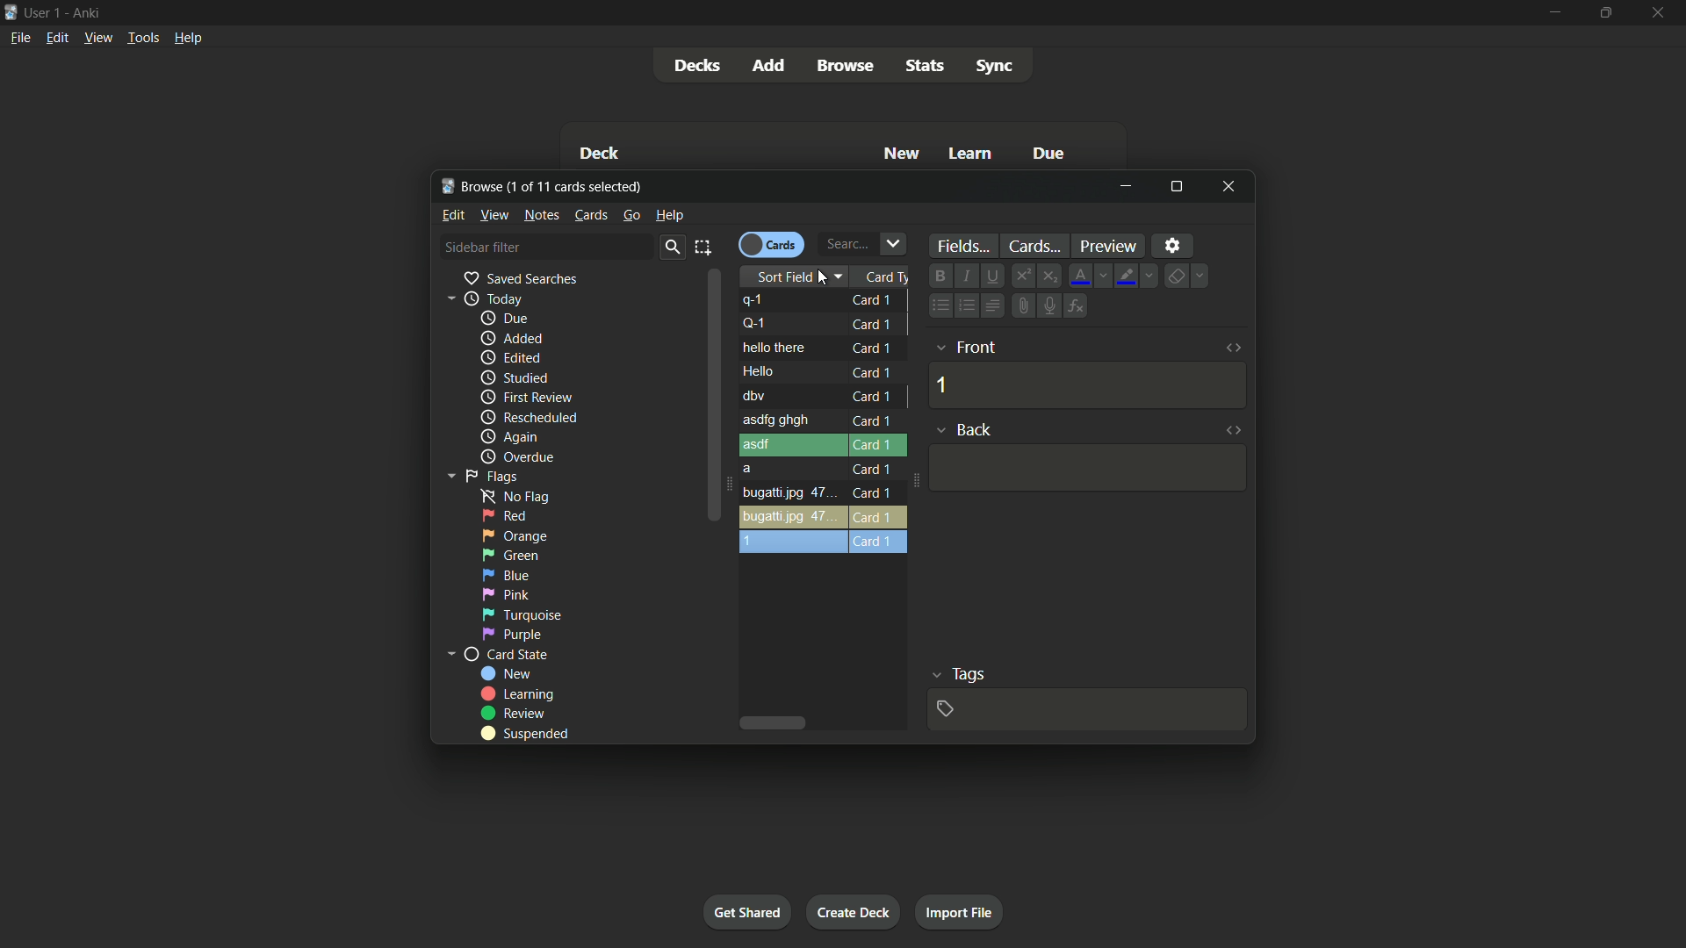 The height and width of the screenshot is (948, 1686). I want to click on due, so click(505, 318).